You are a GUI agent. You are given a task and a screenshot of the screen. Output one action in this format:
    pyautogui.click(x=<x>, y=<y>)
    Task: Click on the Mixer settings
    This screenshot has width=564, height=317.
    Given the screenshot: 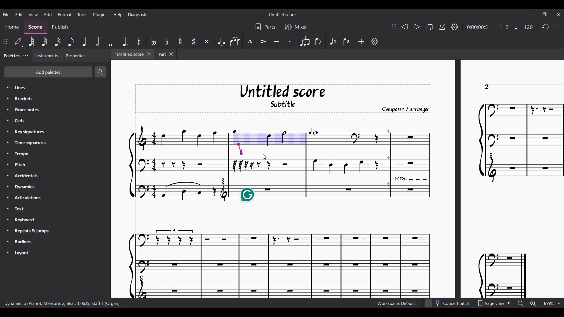 What is the action you would take?
    pyautogui.click(x=296, y=26)
    